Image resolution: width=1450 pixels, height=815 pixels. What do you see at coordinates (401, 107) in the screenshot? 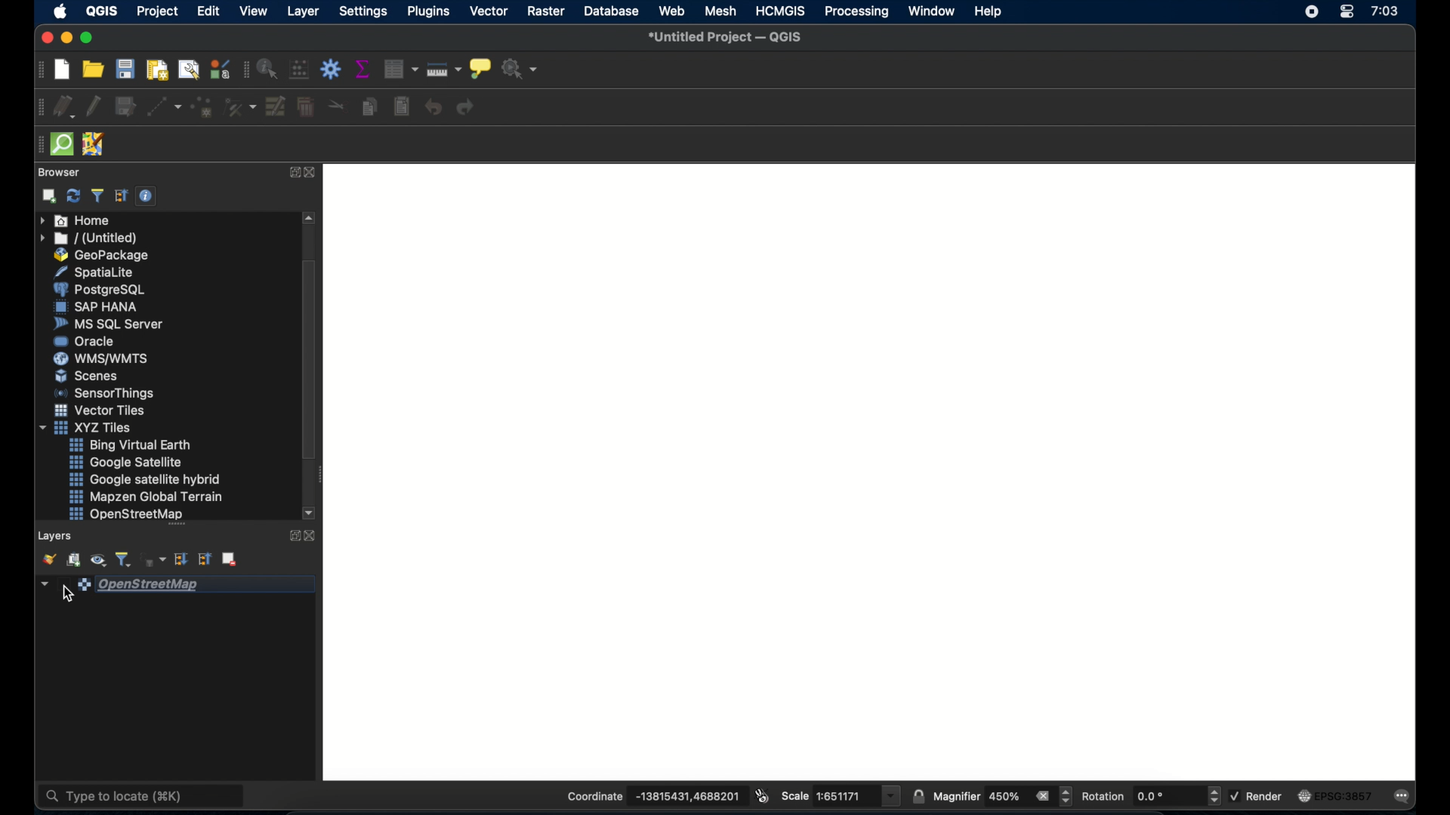
I see `paste features` at bounding box center [401, 107].